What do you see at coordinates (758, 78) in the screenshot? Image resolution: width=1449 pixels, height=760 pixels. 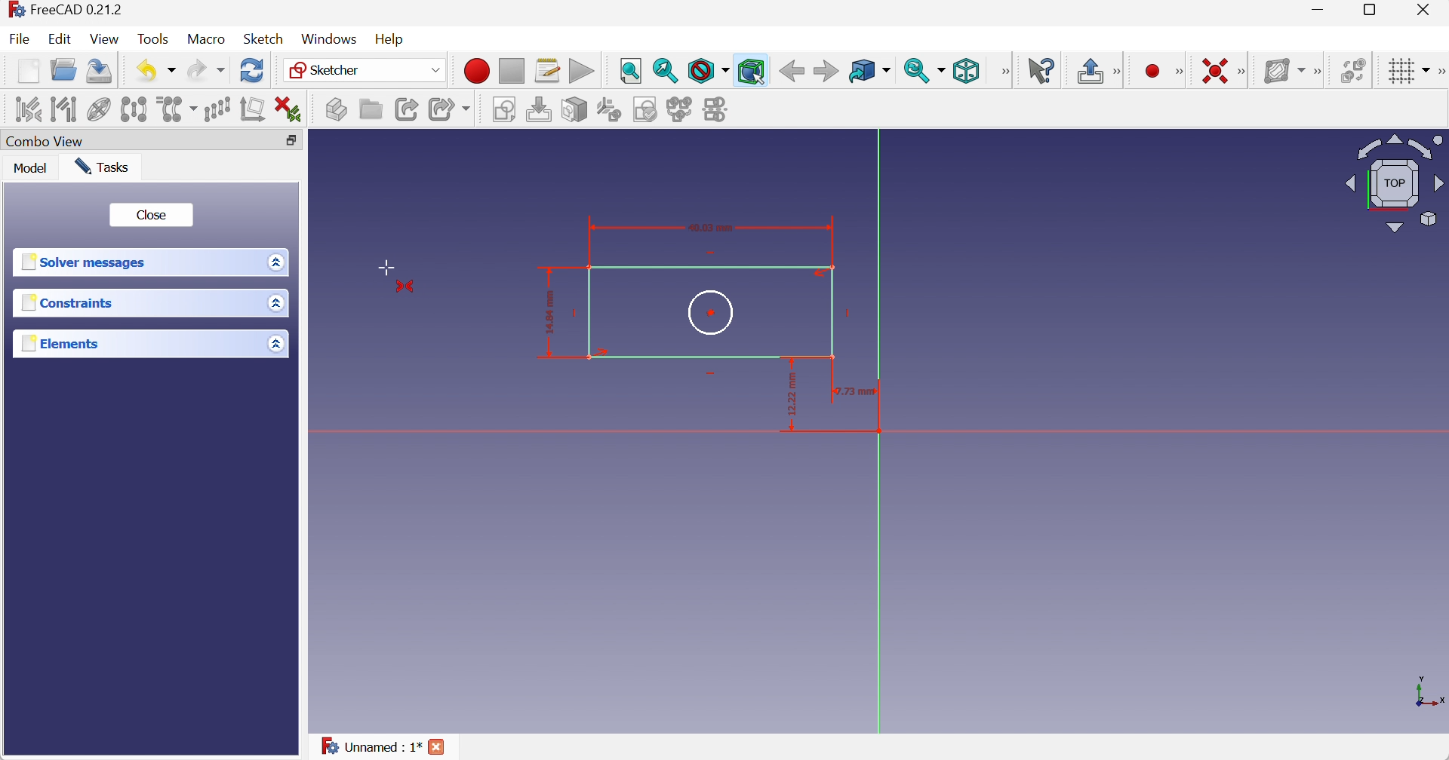 I see `cursor` at bounding box center [758, 78].